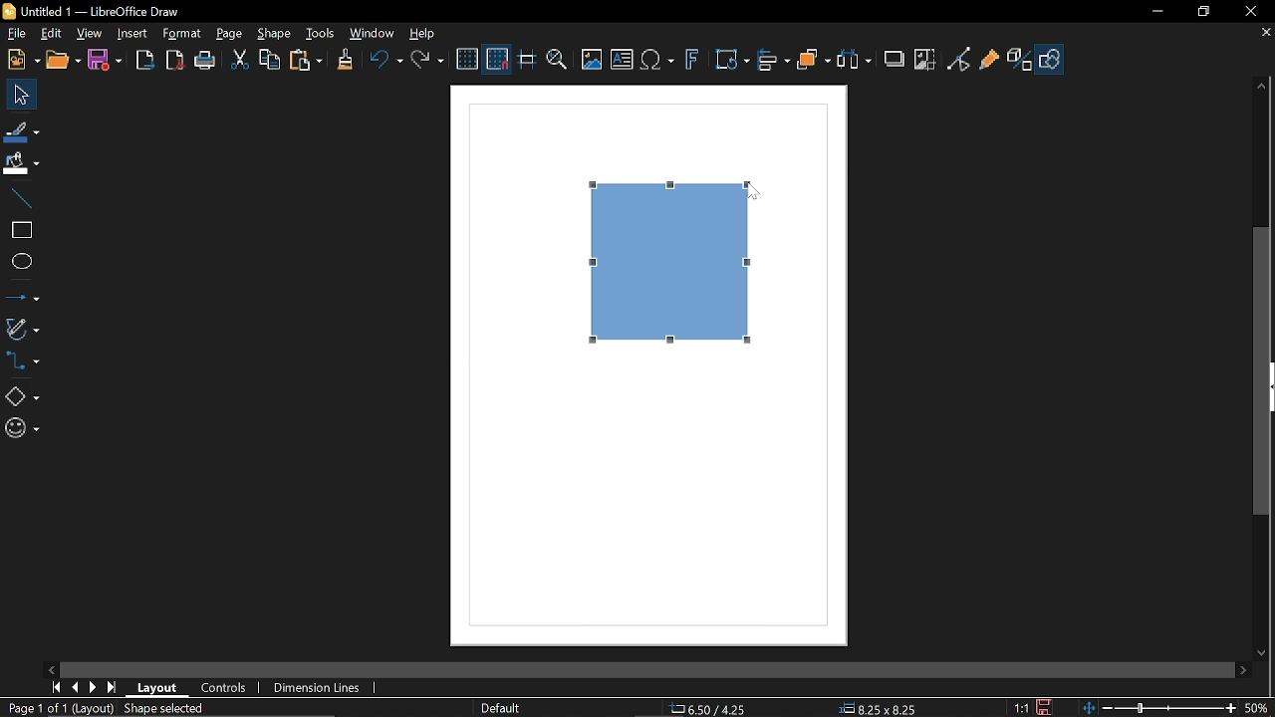 The image size is (1275, 717). I want to click on Shape, so click(273, 36).